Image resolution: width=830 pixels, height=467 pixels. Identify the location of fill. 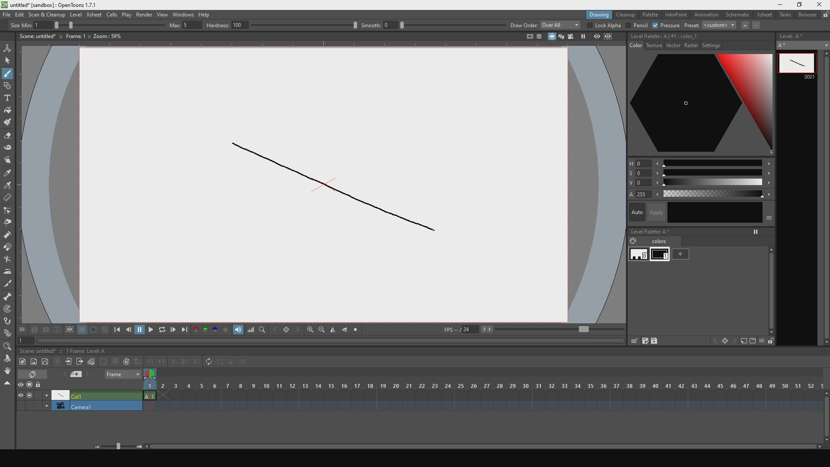
(8, 110).